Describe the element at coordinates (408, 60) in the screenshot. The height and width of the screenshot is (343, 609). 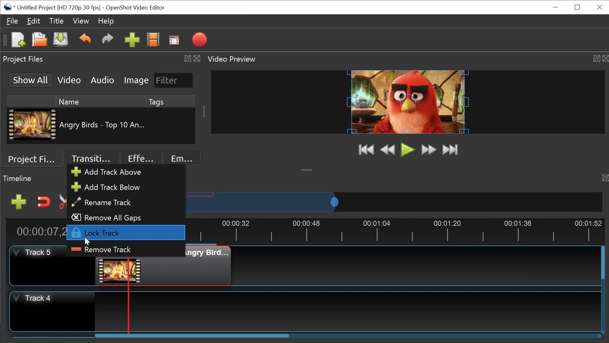
I see `Video Preview` at that location.